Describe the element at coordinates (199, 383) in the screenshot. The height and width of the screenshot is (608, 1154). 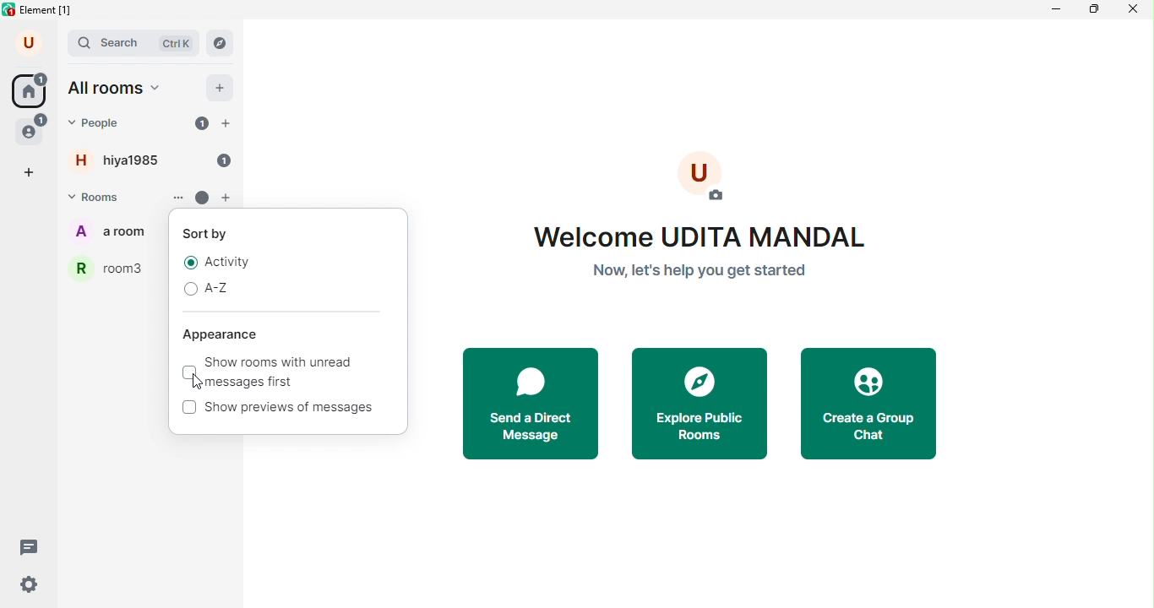
I see `cursor` at that location.